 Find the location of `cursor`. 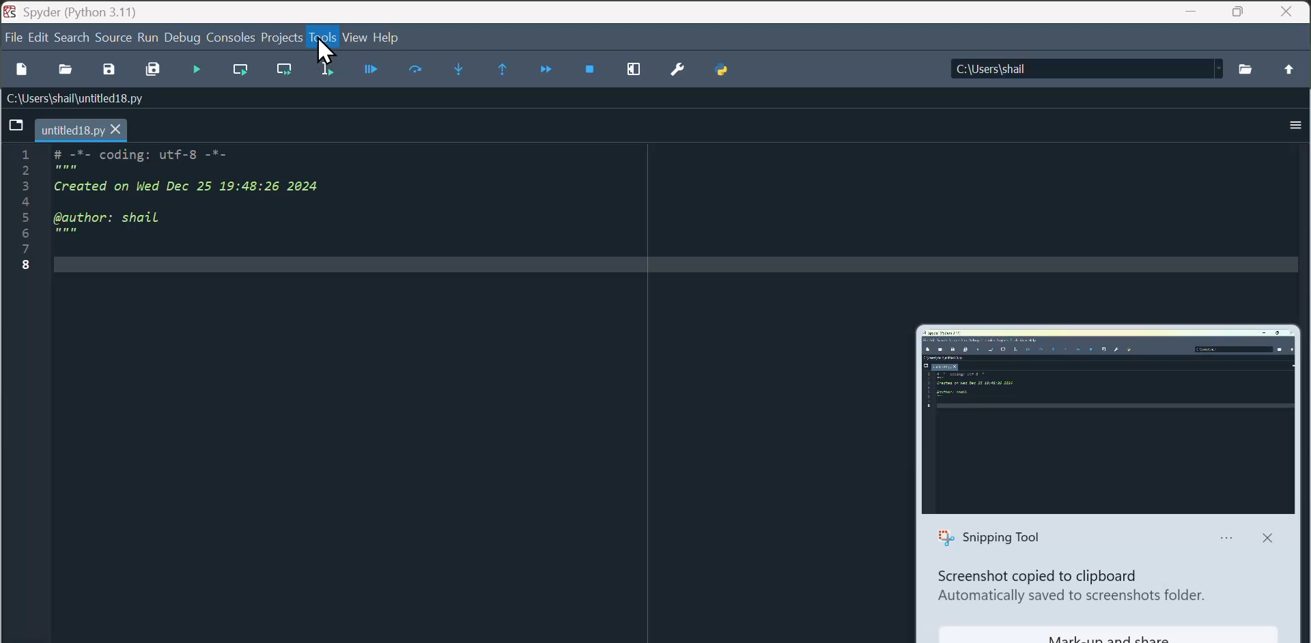

cursor is located at coordinates (324, 53).